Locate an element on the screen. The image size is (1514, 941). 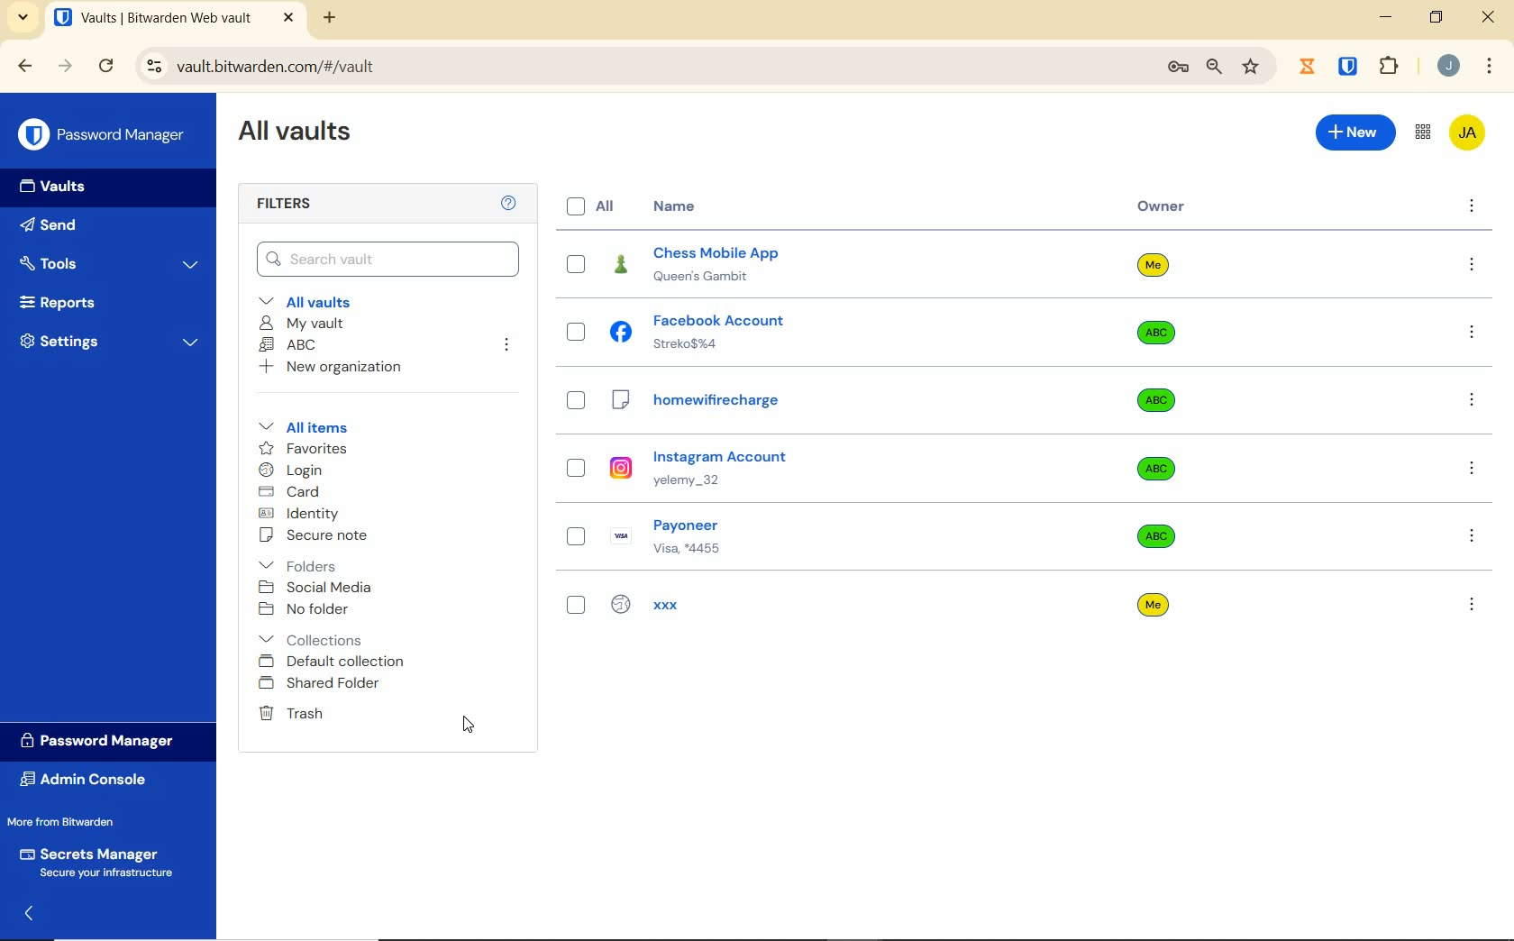
close is located at coordinates (1489, 15).